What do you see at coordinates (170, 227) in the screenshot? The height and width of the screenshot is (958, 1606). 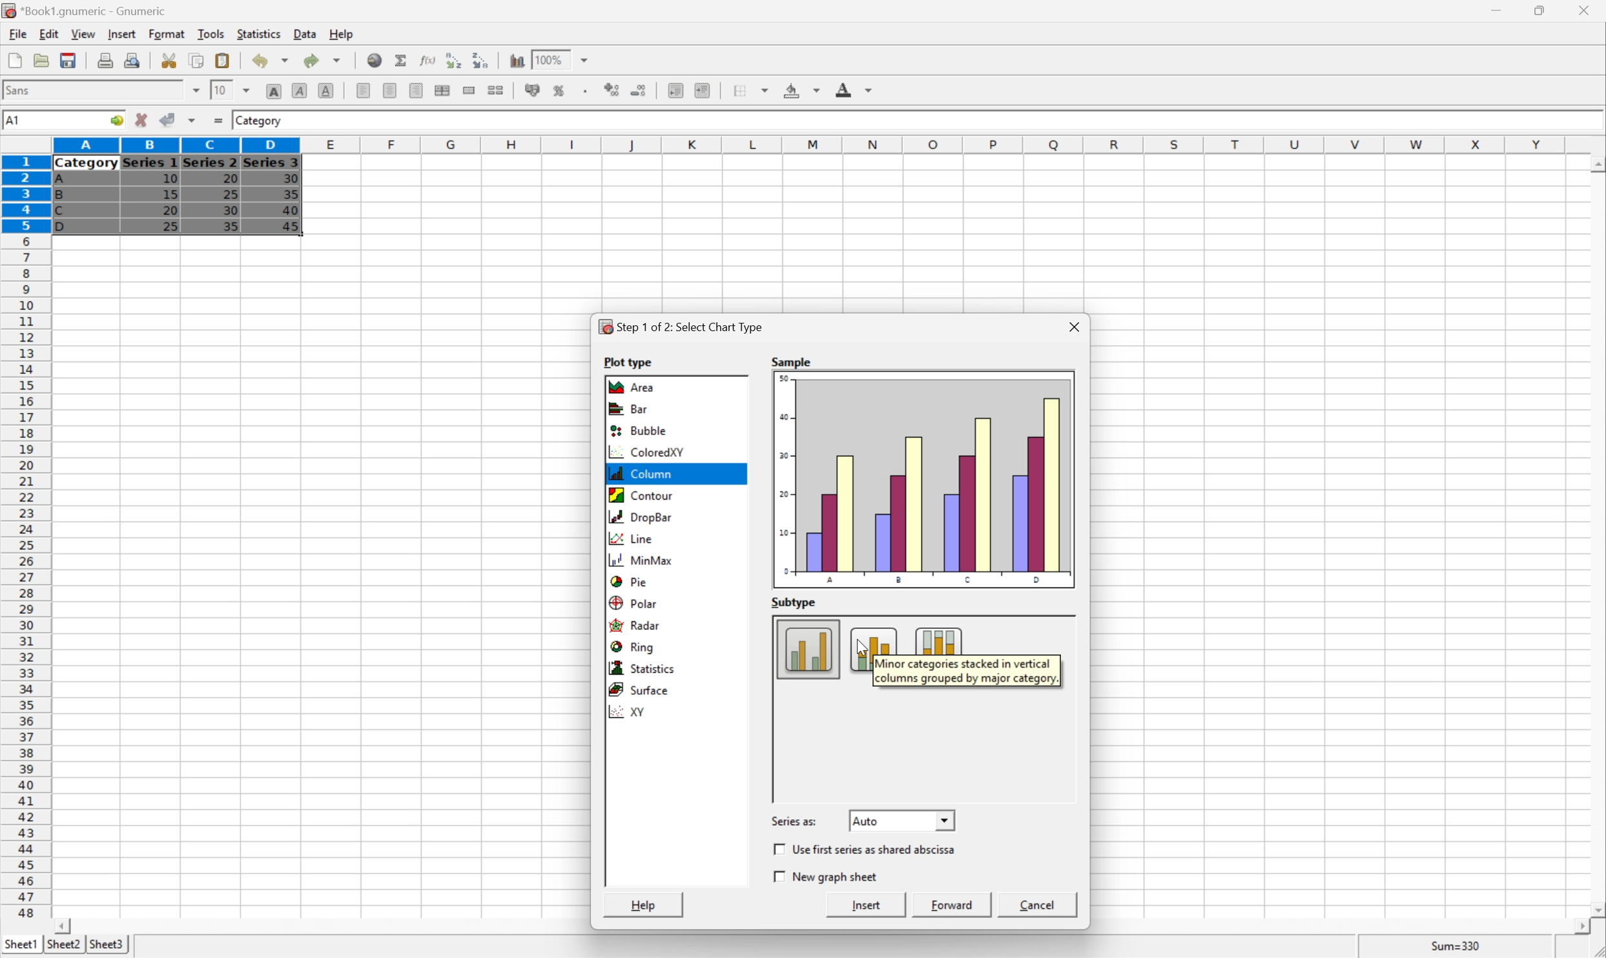 I see `25` at bounding box center [170, 227].